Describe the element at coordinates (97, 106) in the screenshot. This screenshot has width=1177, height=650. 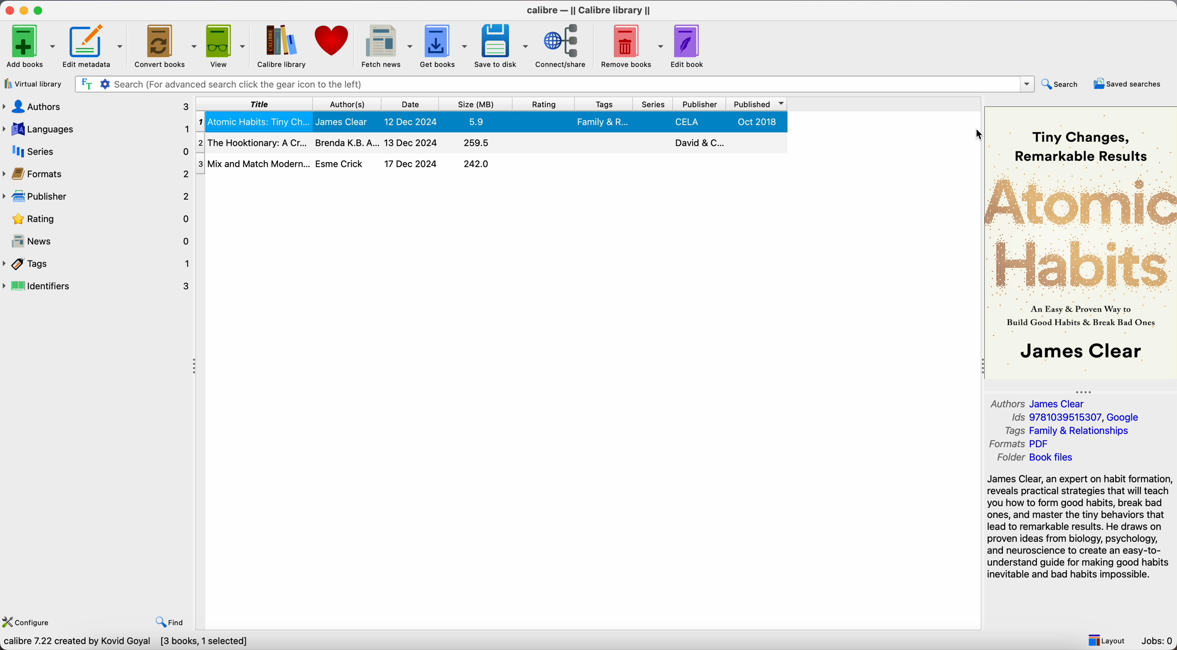
I see `authors` at that location.